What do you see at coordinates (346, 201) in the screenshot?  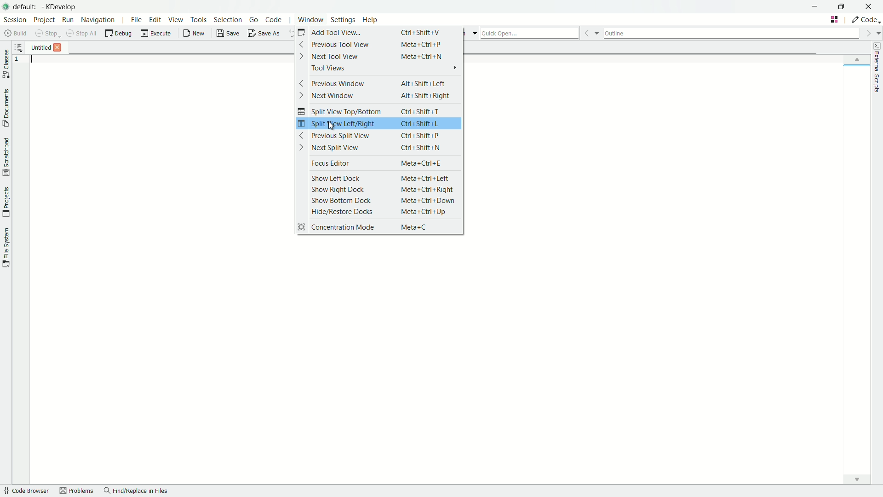 I see `show bottom dock` at bounding box center [346, 201].